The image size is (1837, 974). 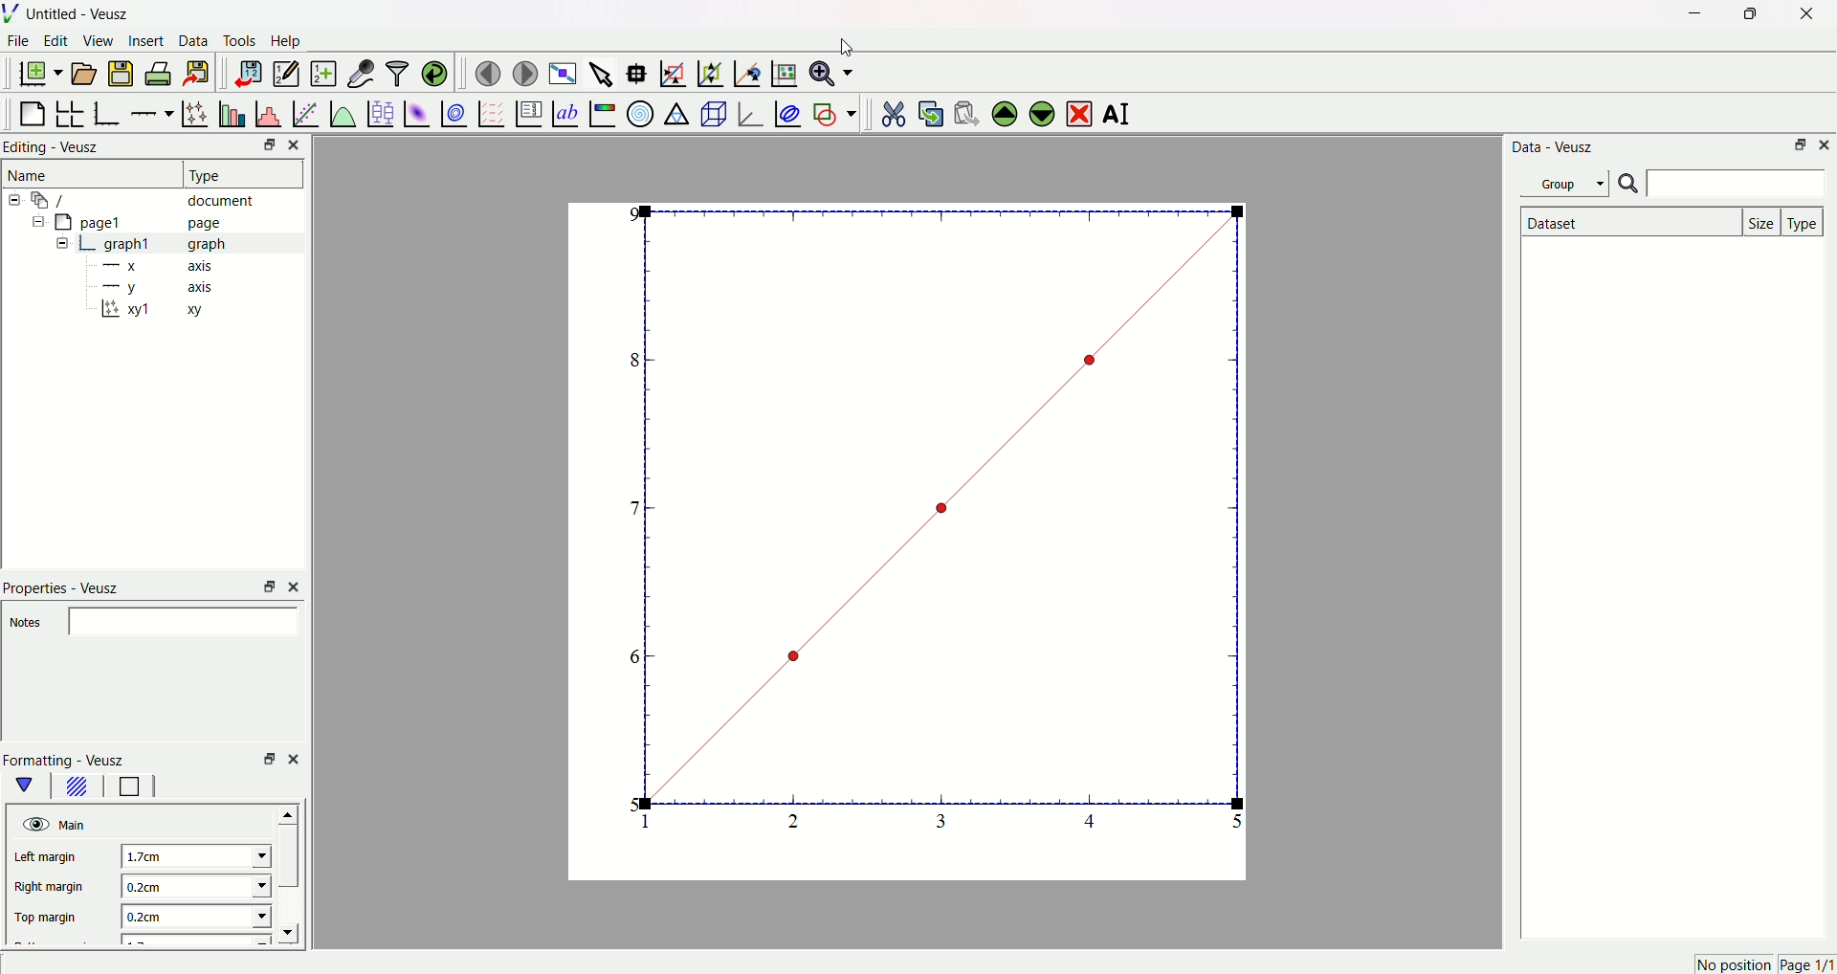 I want to click on xy1 xy, so click(x=165, y=310).